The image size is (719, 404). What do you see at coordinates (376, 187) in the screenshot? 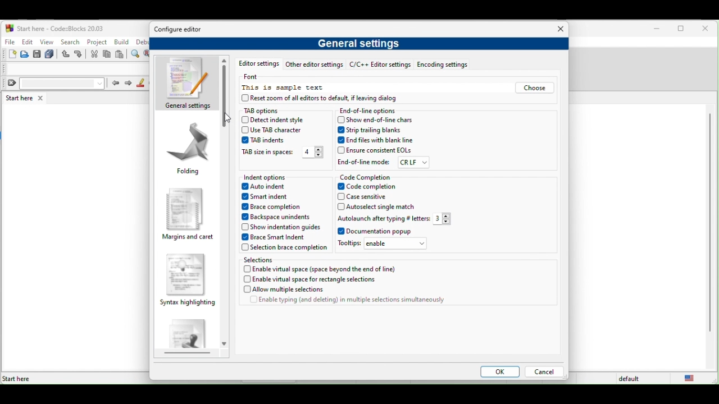
I see `code completion` at bounding box center [376, 187].